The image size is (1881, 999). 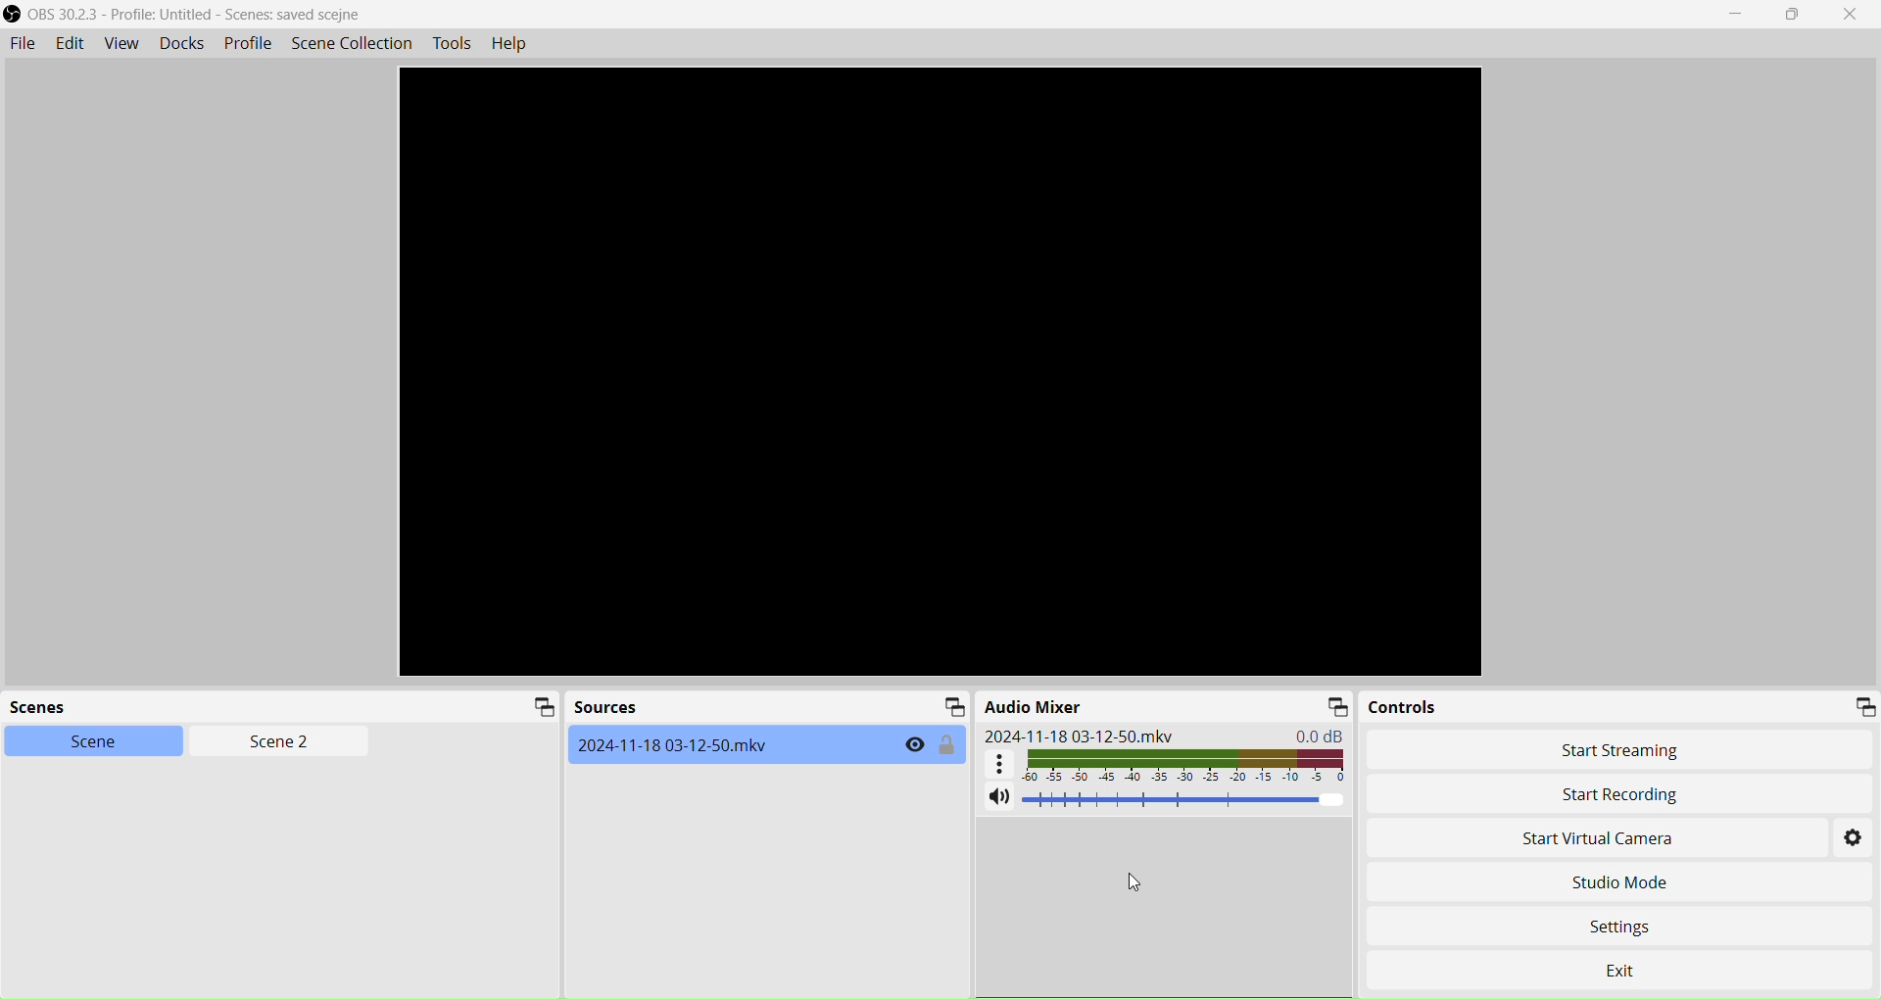 I want to click on Studio Mode, so click(x=1618, y=882).